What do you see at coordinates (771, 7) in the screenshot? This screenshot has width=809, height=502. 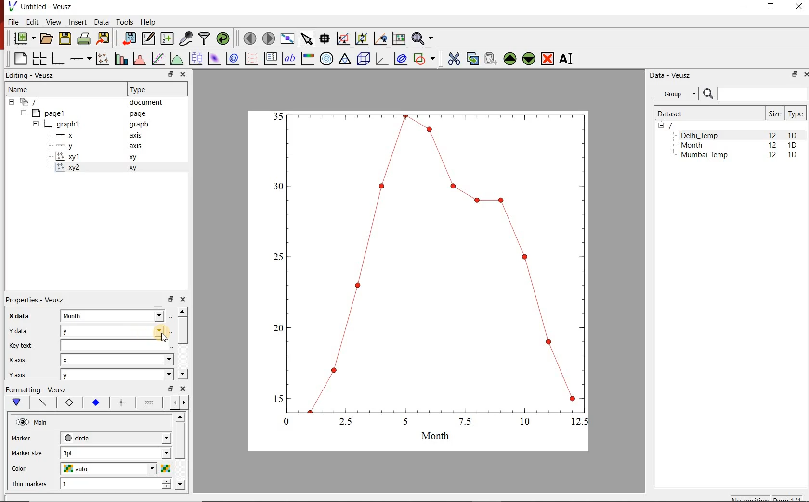 I see `RESTORE` at bounding box center [771, 7].